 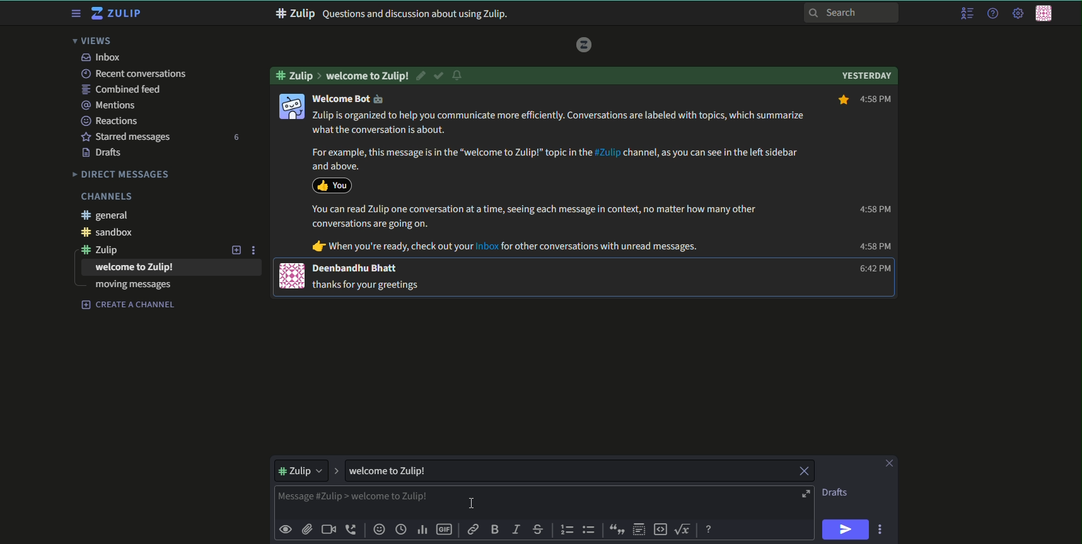 What do you see at coordinates (135, 268) in the screenshot?
I see `welcome to zulip!` at bounding box center [135, 268].